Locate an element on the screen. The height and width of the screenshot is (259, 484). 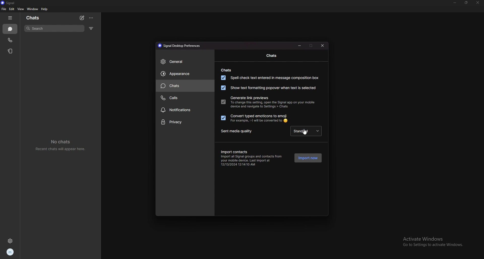
options is located at coordinates (92, 18).